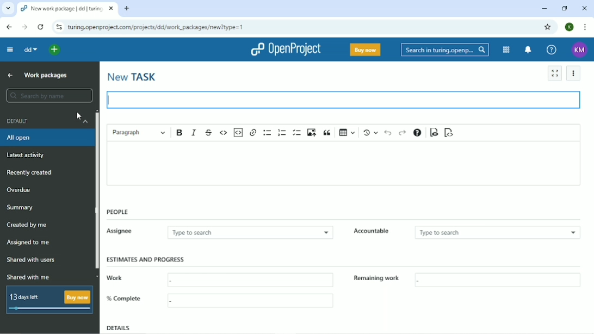 Image resolution: width=594 pixels, height=334 pixels. Describe the element at coordinates (28, 243) in the screenshot. I see `Assigned to me` at that location.